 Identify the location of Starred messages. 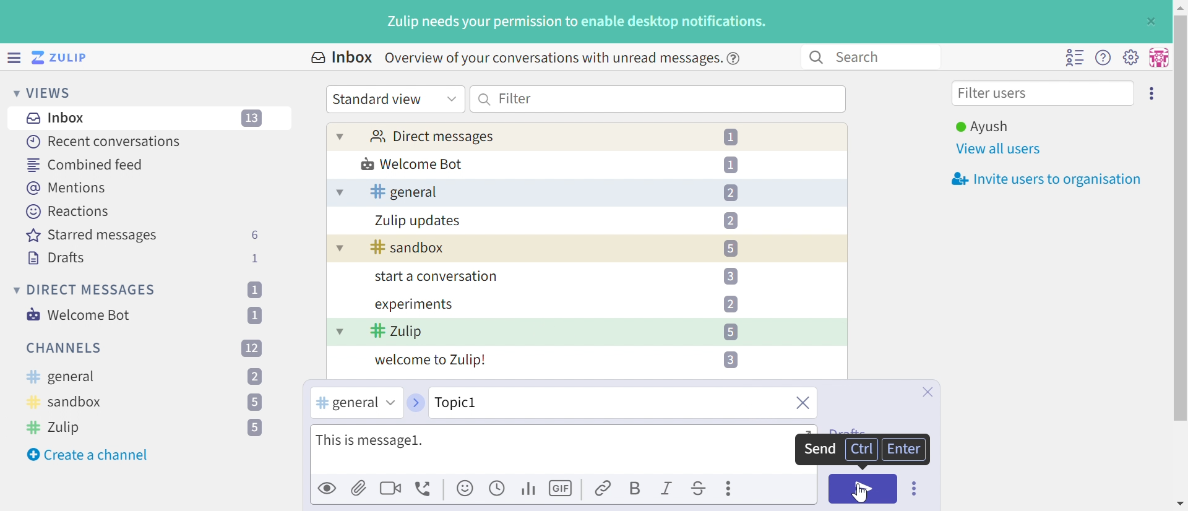
(92, 236).